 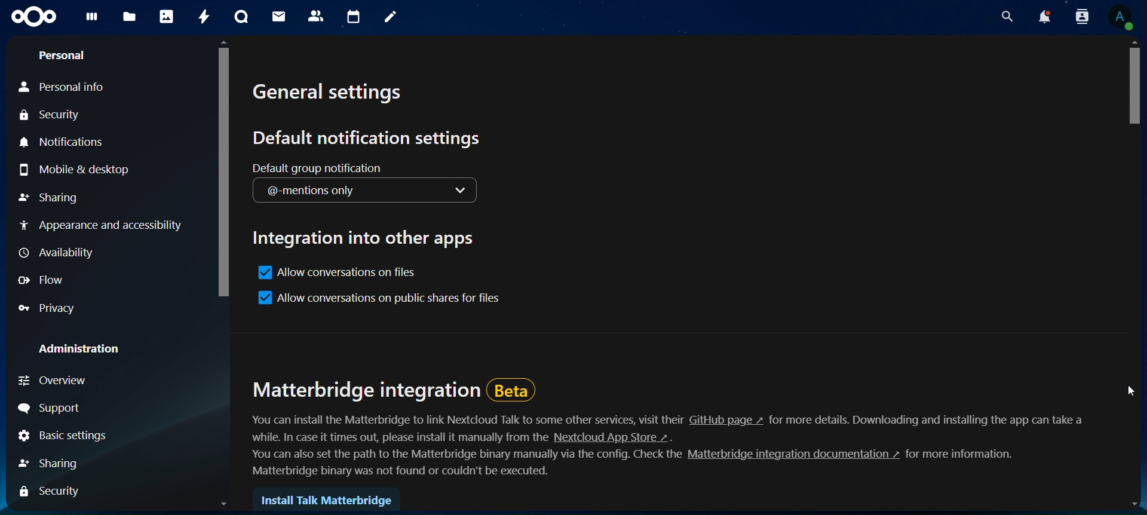 What do you see at coordinates (96, 22) in the screenshot?
I see `dashboard` at bounding box center [96, 22].